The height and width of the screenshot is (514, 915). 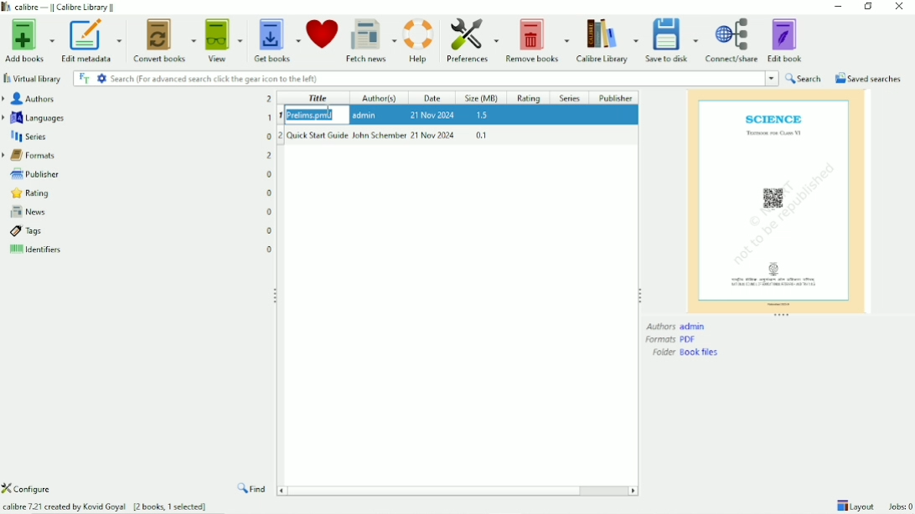 What do you see at coordinates (687, 352) in the screenshot?
I see `Folder` at bounding box center [687, 352].